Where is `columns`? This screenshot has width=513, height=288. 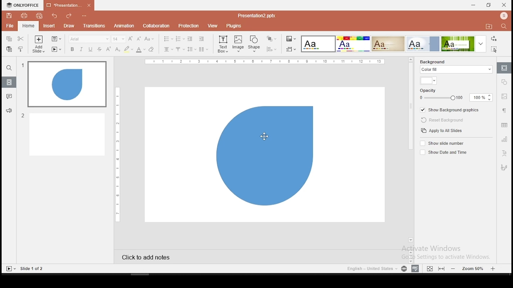
columns is located at coordinates (202, 49).